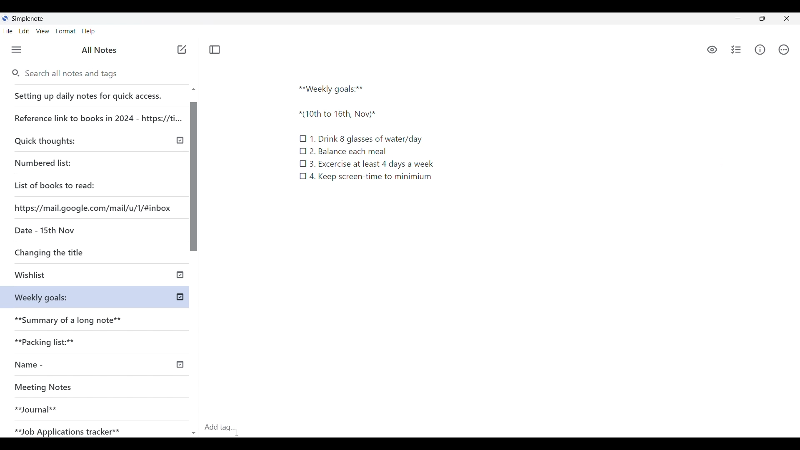 The height and width of the screenshot is (450, 800). What do you see at coordinates (736, 50) in the screenshot?
I see `Insert checklist` at bounding box center [736, 50].